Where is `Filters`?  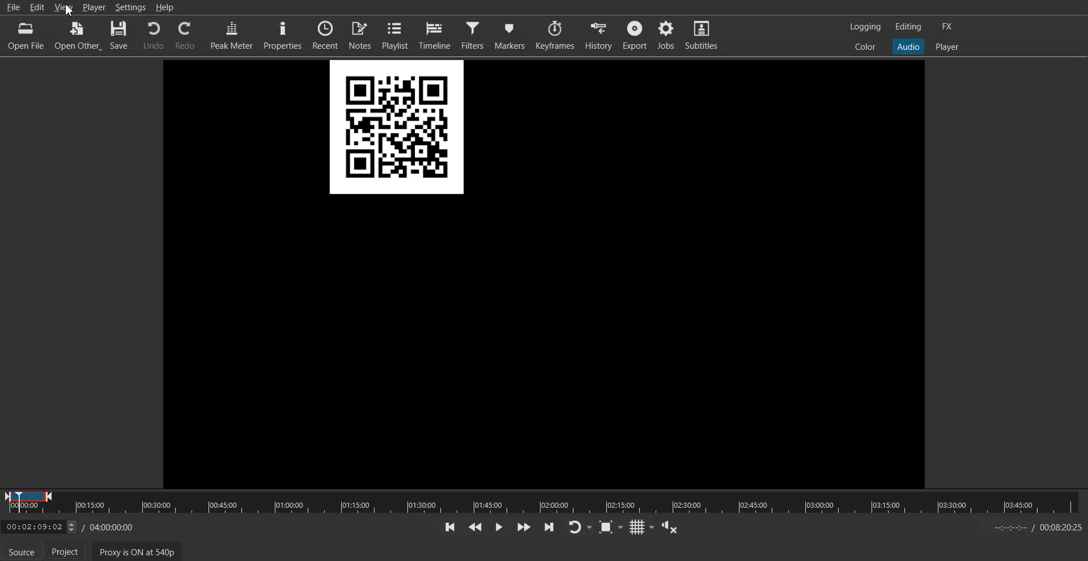
Filters is located at coordinates (473, 35).